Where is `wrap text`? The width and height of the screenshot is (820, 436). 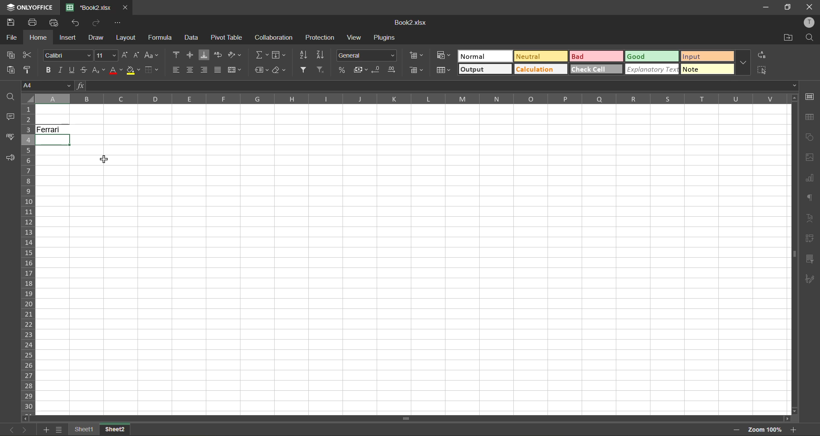
wrap text is located at coordinates (220, 55).